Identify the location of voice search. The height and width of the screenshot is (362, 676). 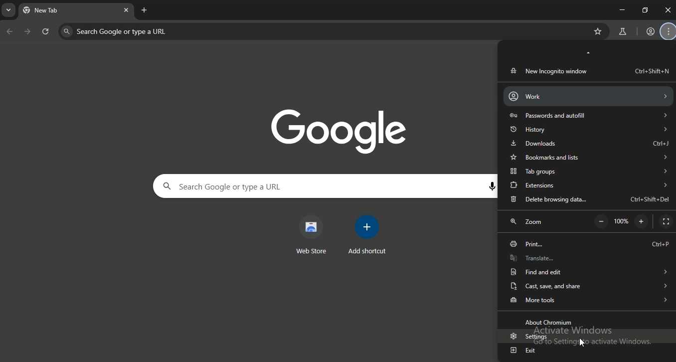
(491, 187).